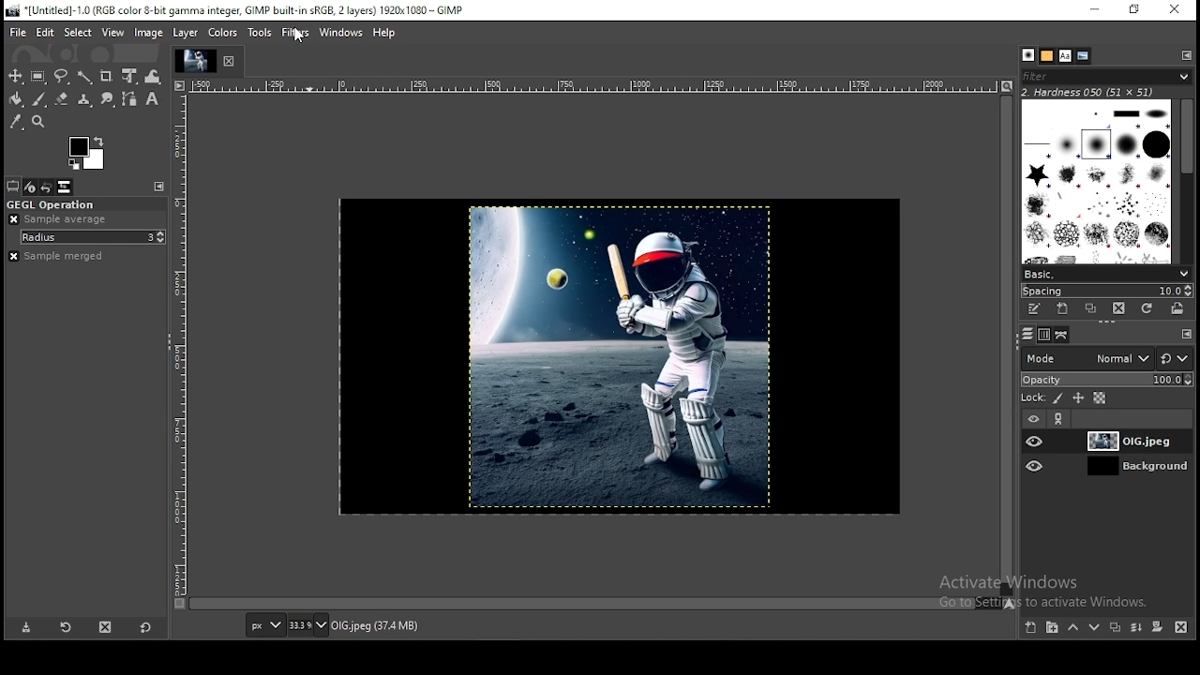  What do you see at coordinates (195, 63) in the screenshot?
I see `Task Display` at bounding box center [195, 63].